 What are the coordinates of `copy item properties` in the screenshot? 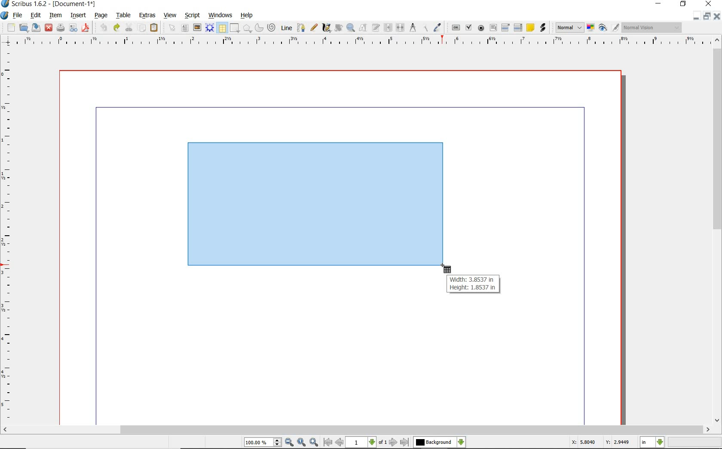 It's located at (425, 28).